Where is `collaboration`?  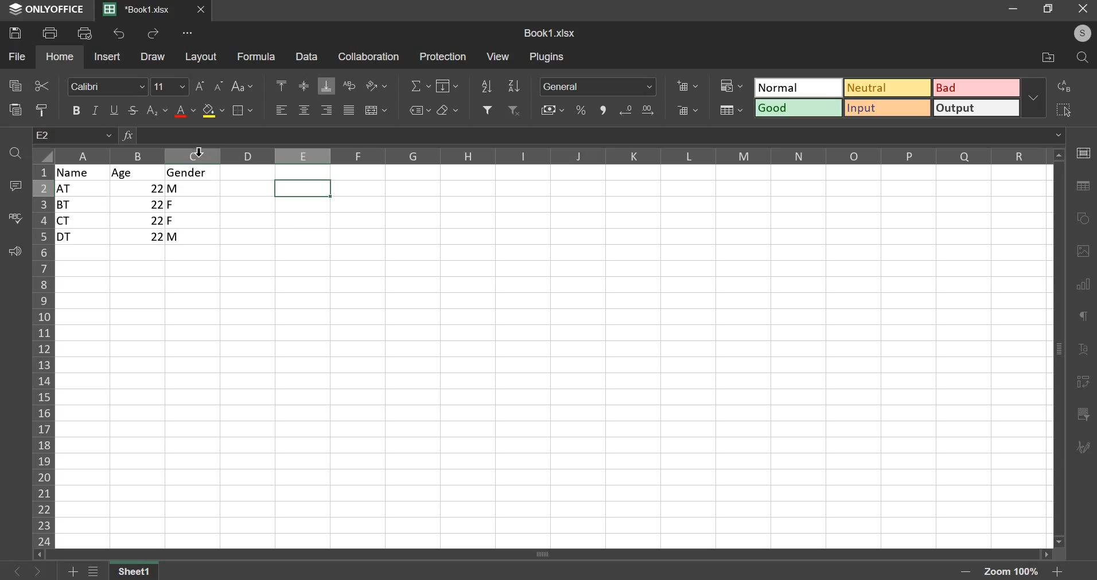
collaboration is located at coordinates (367, 56).